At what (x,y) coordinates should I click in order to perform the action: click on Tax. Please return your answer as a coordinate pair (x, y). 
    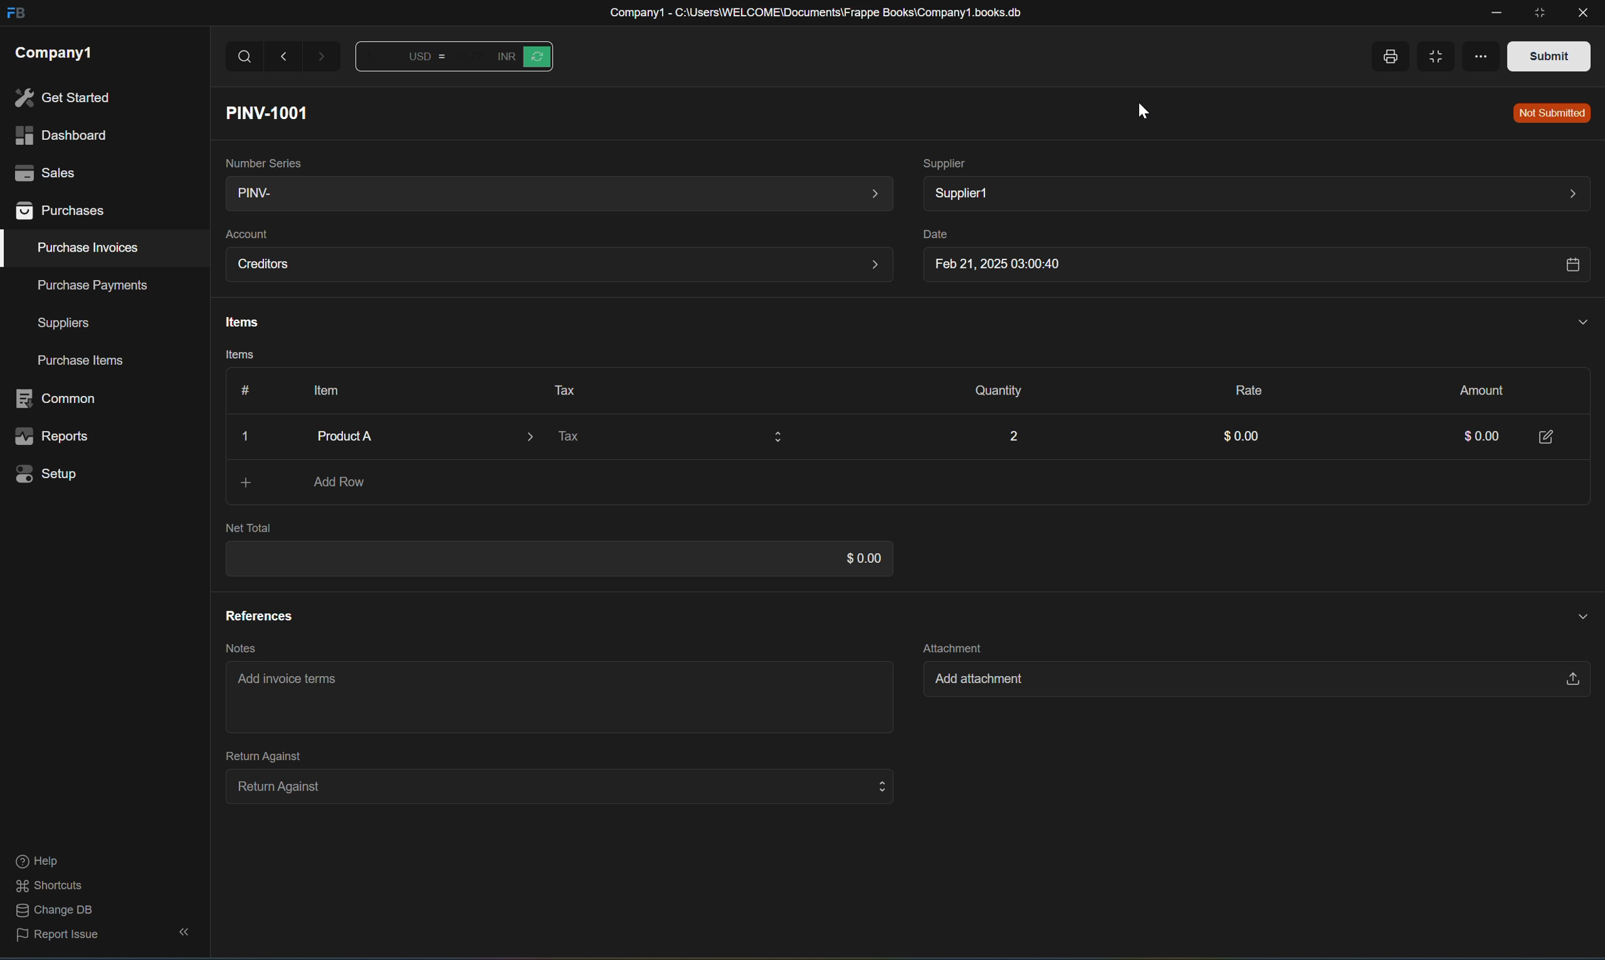
    Looking at the image, I should click on (668, 439).